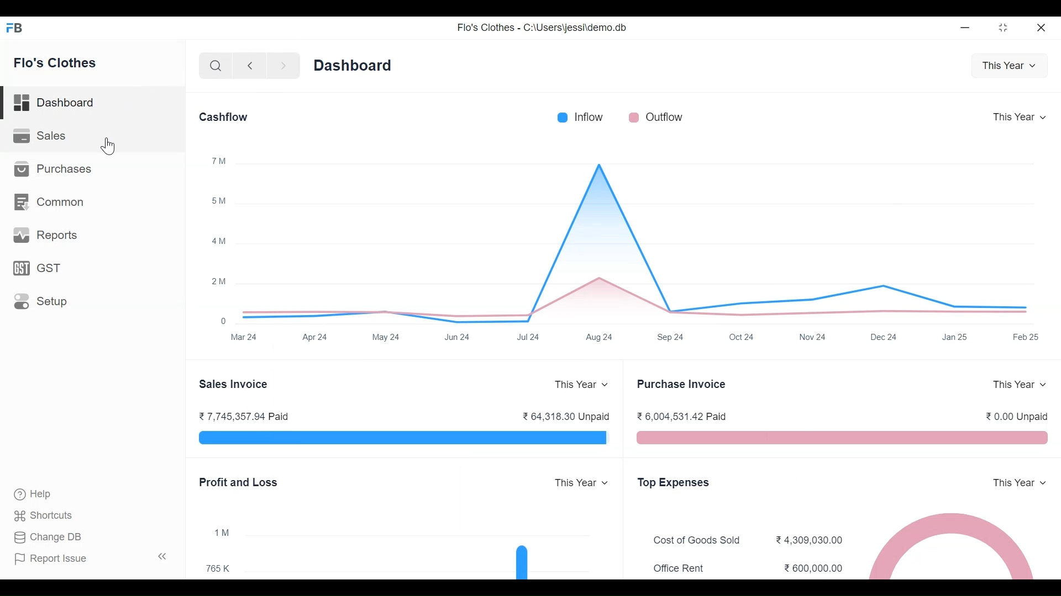 The image size is (1061, 596). Describe the element at coordinates (218, 66) in the screenshot. I see `Search` at that location.